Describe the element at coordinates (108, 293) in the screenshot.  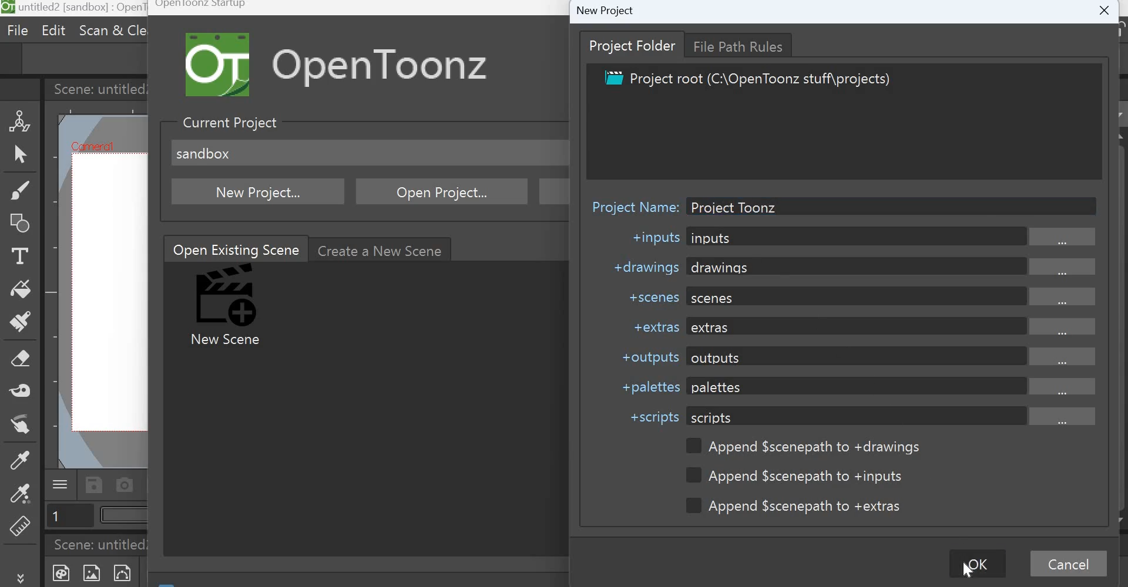
I see `working area` at that location.